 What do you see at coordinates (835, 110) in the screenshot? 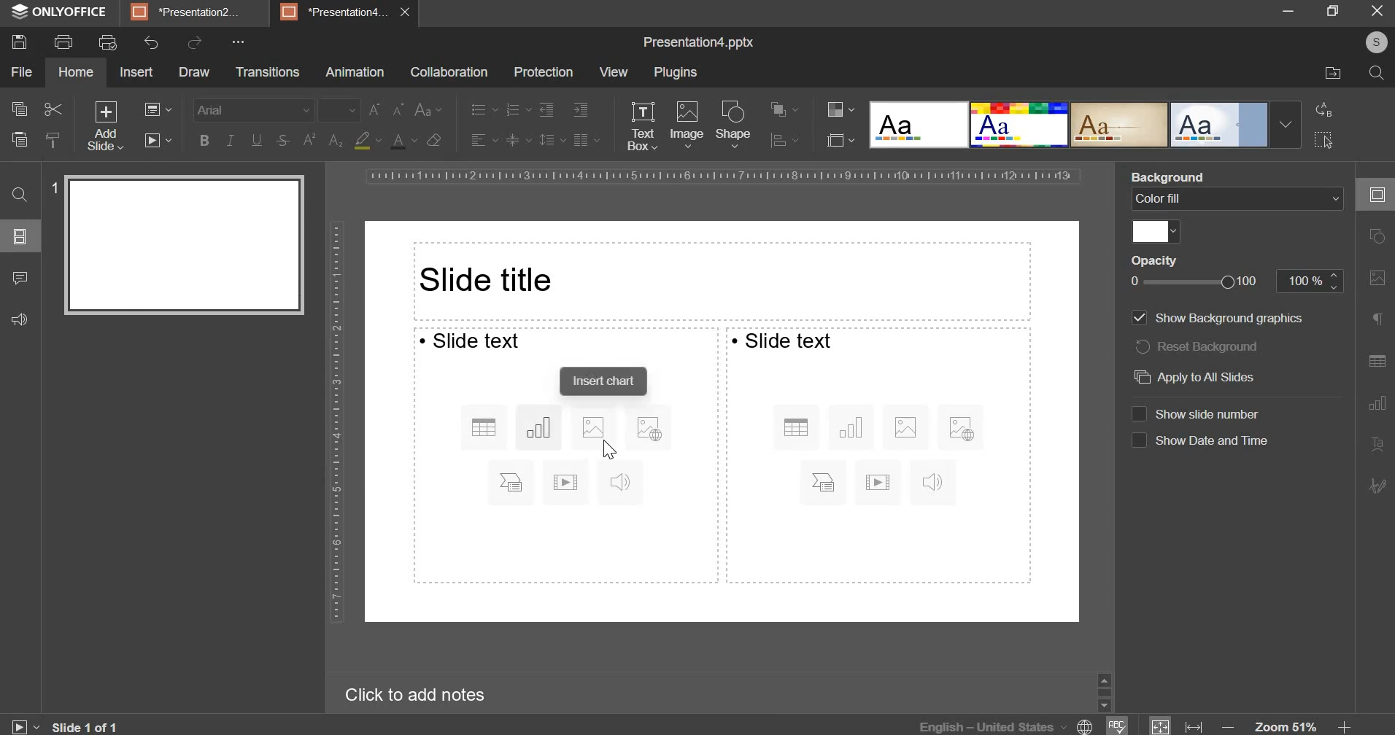
I see `change color theme` at bounding box center [835, 110].